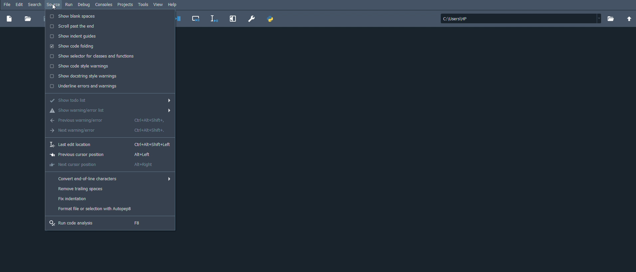  What do you see at coordinates (94, 208) in the screenshot?
I see `Format file or selection with Autopep8` at bounding box center [94, 208].